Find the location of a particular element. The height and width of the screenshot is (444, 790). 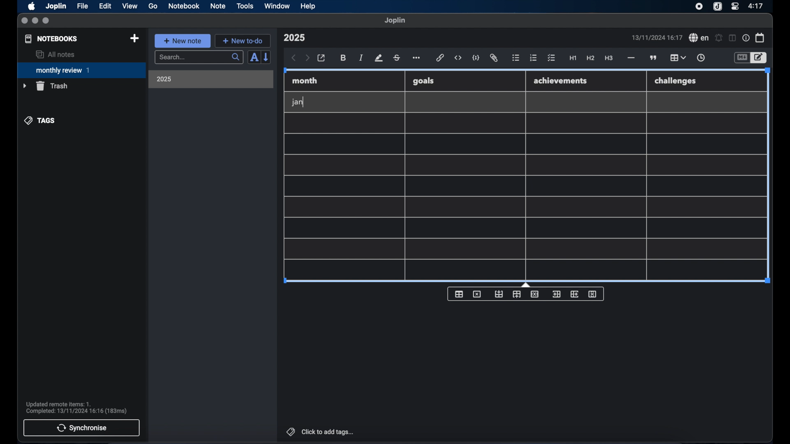

window is located at coordinates (277, 6).